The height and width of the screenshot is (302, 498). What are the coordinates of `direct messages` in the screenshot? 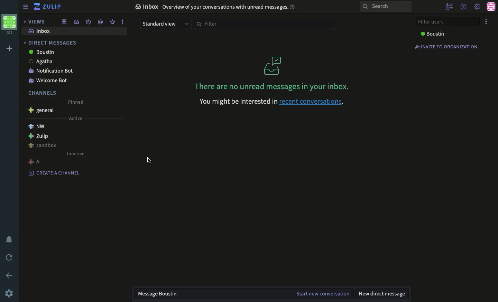 It's located at (51, 43).